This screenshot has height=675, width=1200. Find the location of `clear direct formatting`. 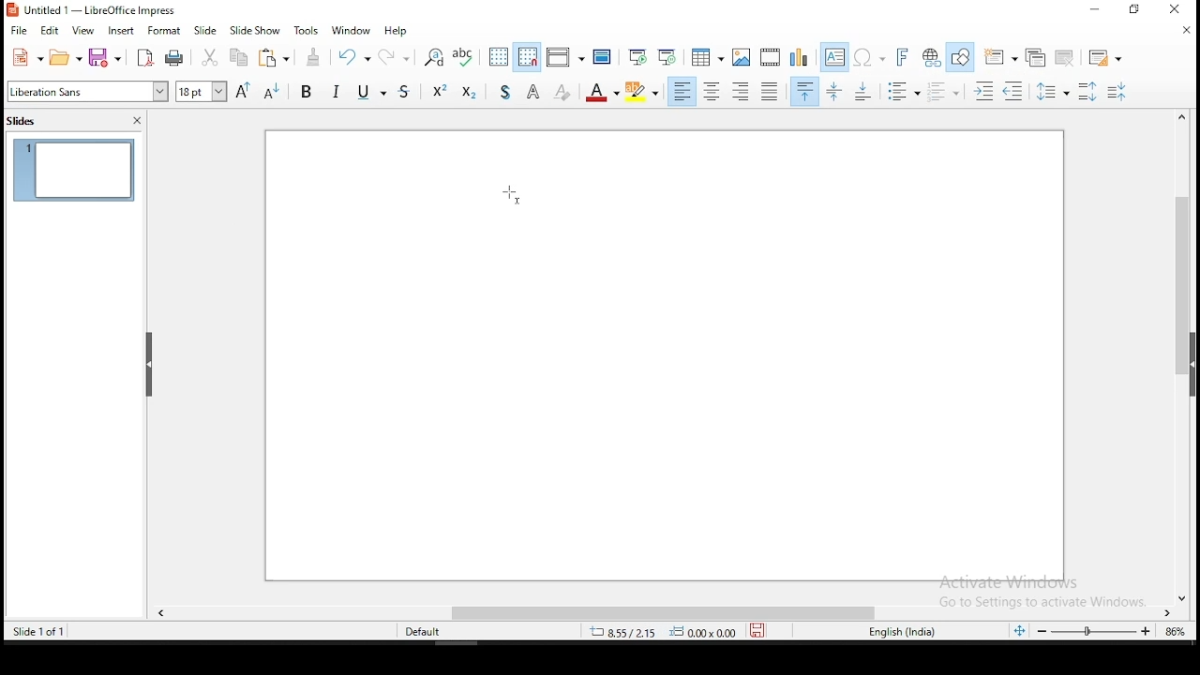

clear direct formatting is located at coordinates (562, 93).